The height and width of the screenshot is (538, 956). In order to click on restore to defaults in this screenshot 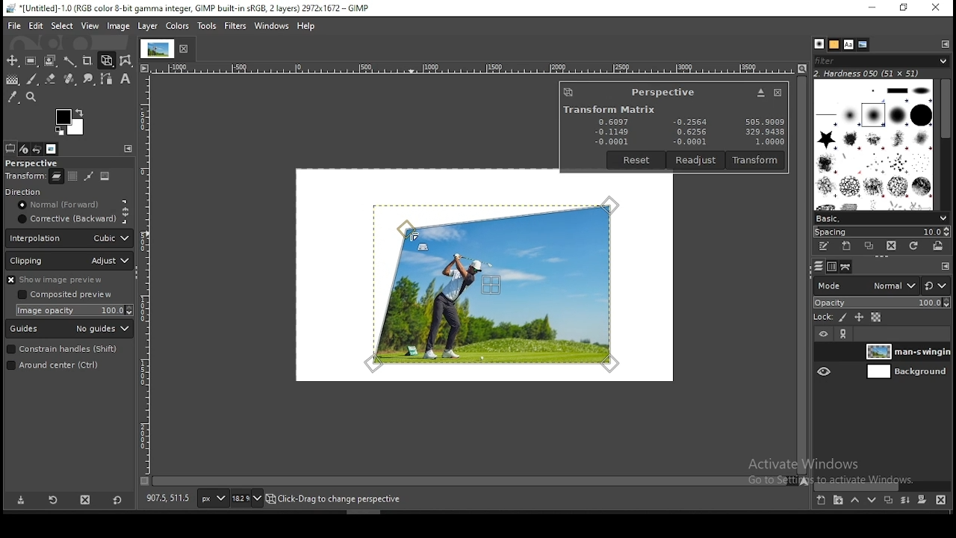, I will do `click(117, 499)`.